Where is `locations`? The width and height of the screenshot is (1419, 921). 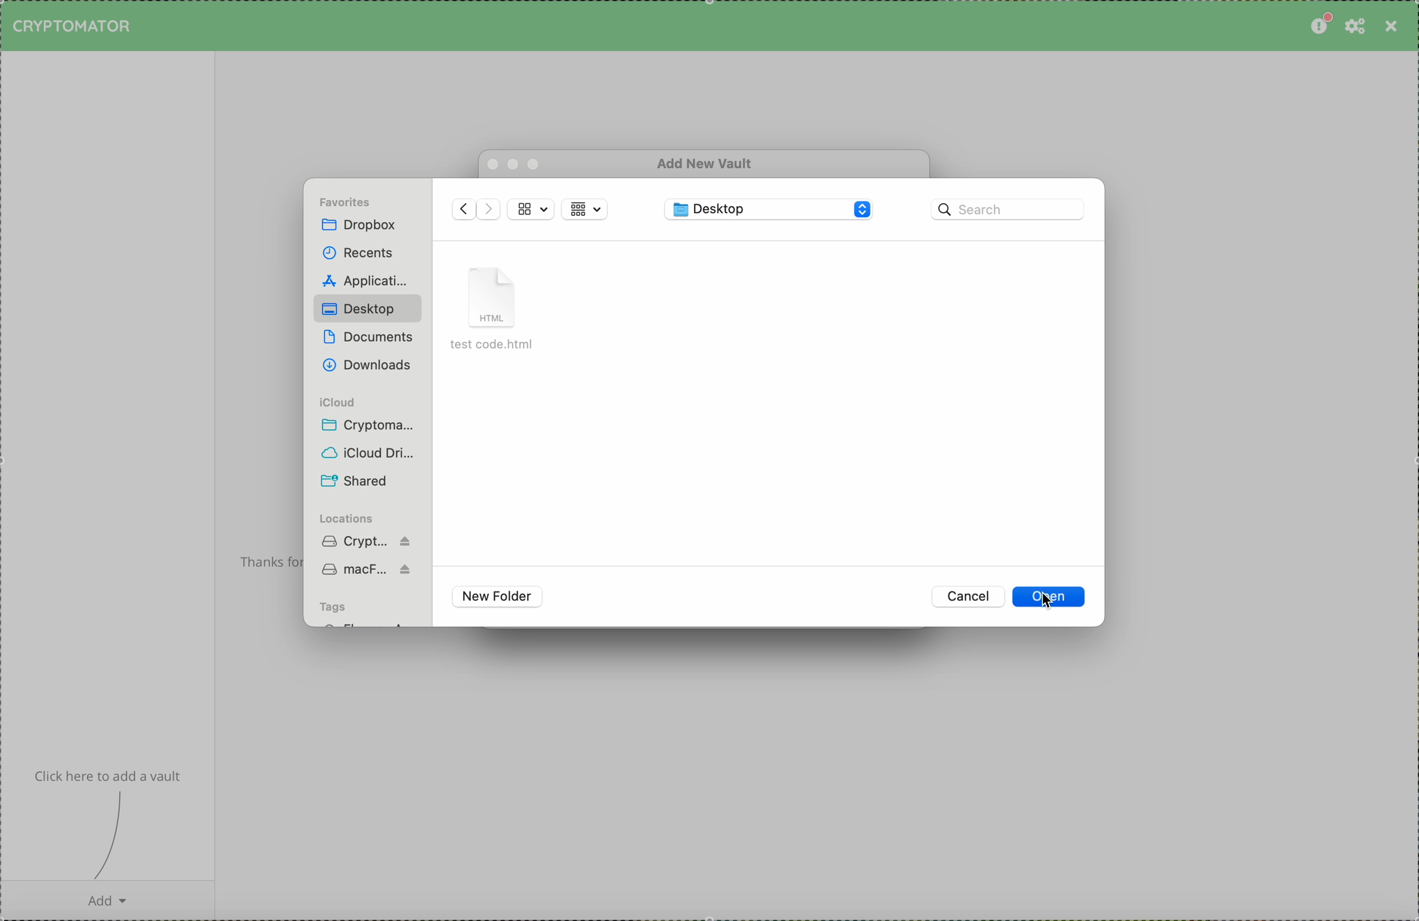
locations is located at coordinates (352, 519).